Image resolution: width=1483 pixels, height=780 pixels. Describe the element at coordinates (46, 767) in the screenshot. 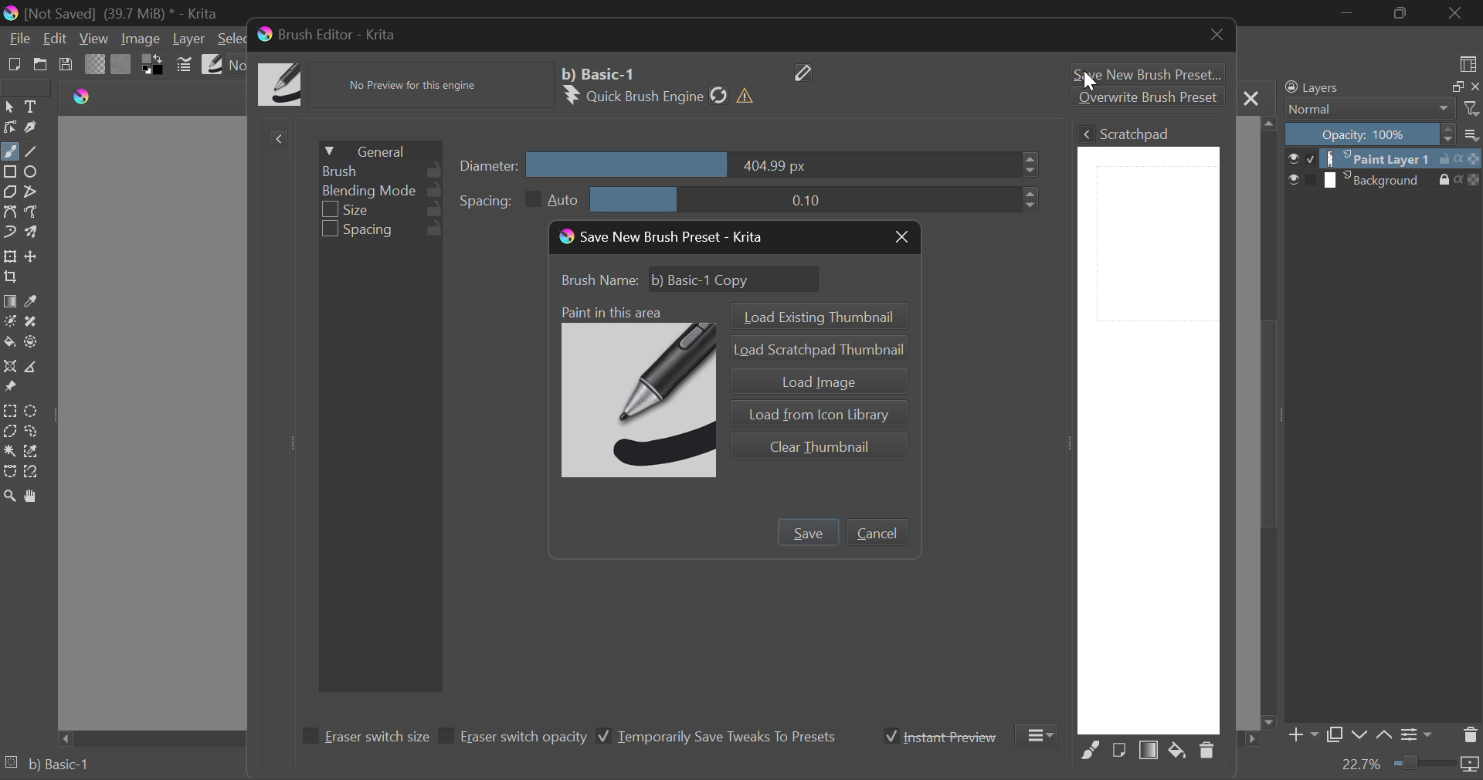

I see `Brush Preset Selected` at that location.